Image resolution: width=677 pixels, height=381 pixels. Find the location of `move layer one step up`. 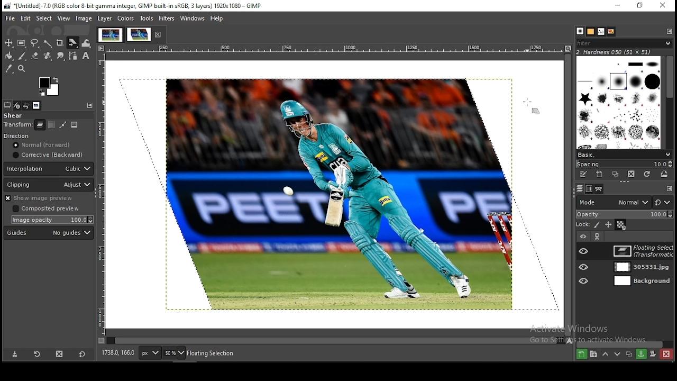

move layer one step up is located at coordinates (605, 354).